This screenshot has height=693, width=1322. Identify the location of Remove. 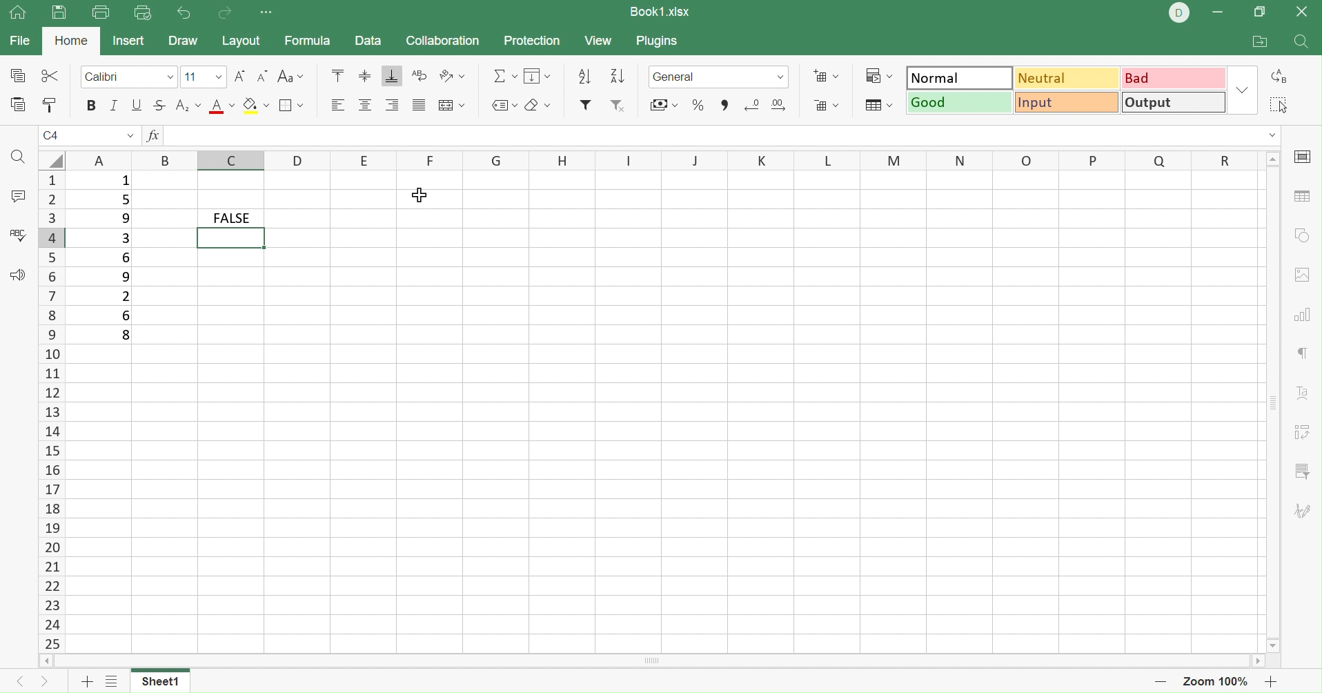
(618, 106).